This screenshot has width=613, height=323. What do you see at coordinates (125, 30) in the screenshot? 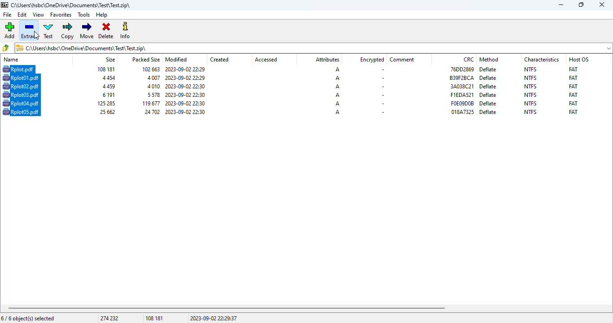
I see `info` at bounding box center [125, 30].